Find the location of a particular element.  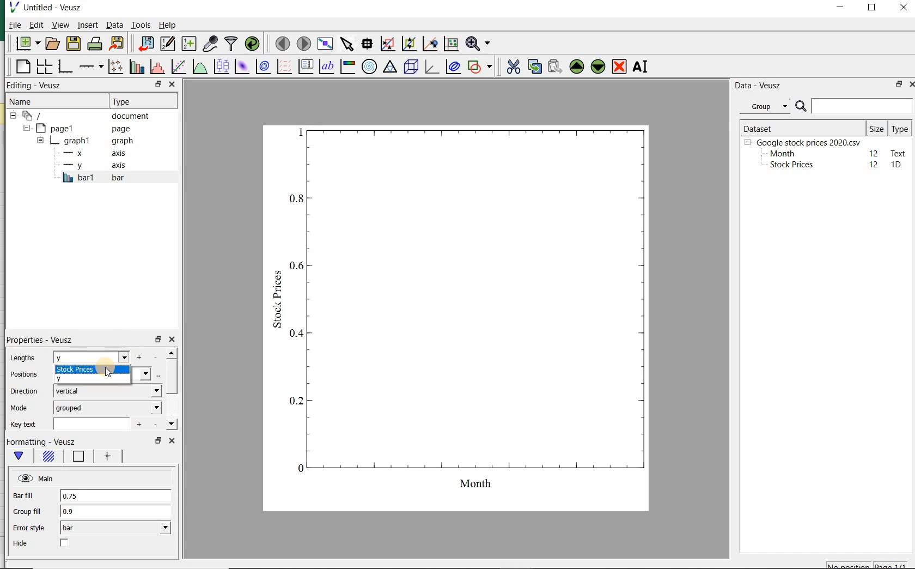

move the selected widget up is located at coordinates (577, 66).